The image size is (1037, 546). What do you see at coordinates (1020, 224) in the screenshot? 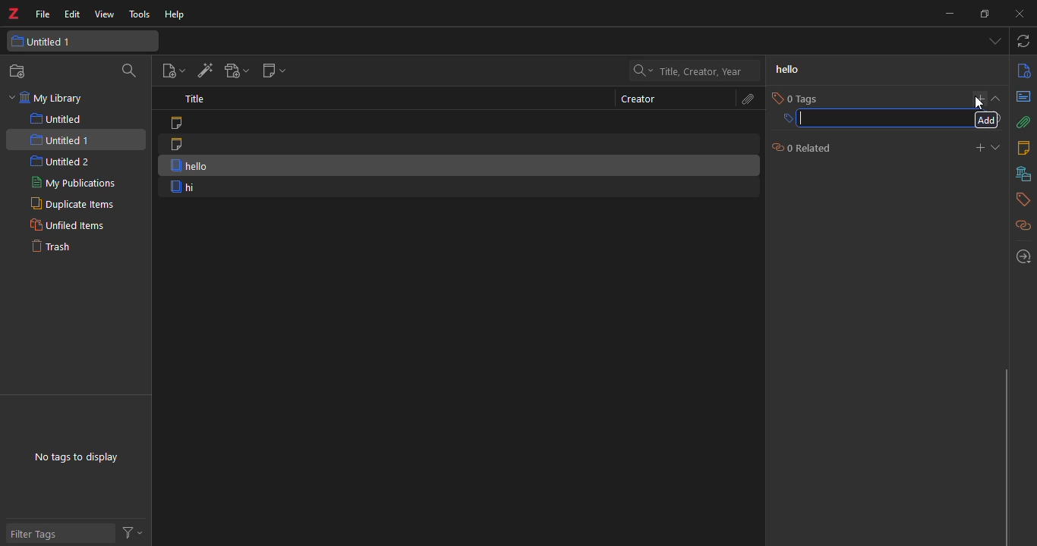
I see `related` at bounding box center [1020, 224].